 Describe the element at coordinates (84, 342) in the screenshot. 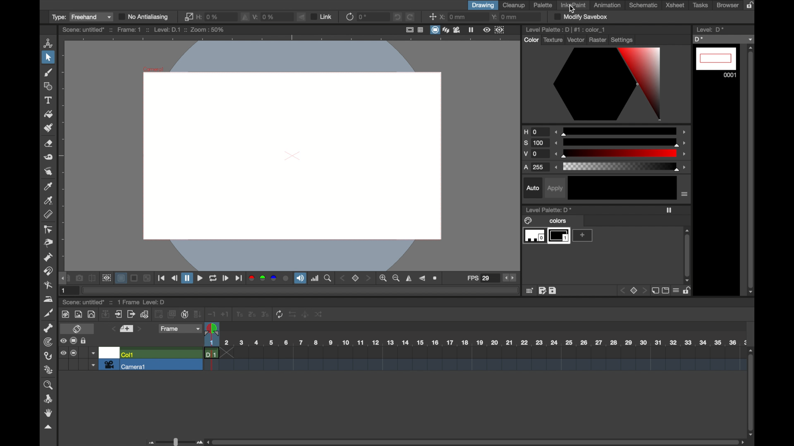

I see `unlock` at that location.